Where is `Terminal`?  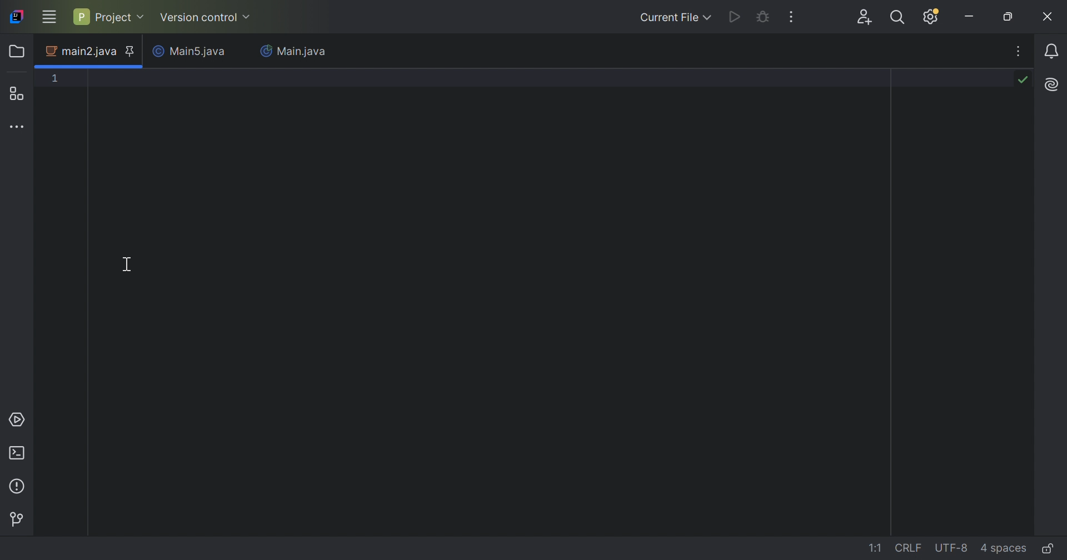
Terminal is located at coordinates (18, 454).